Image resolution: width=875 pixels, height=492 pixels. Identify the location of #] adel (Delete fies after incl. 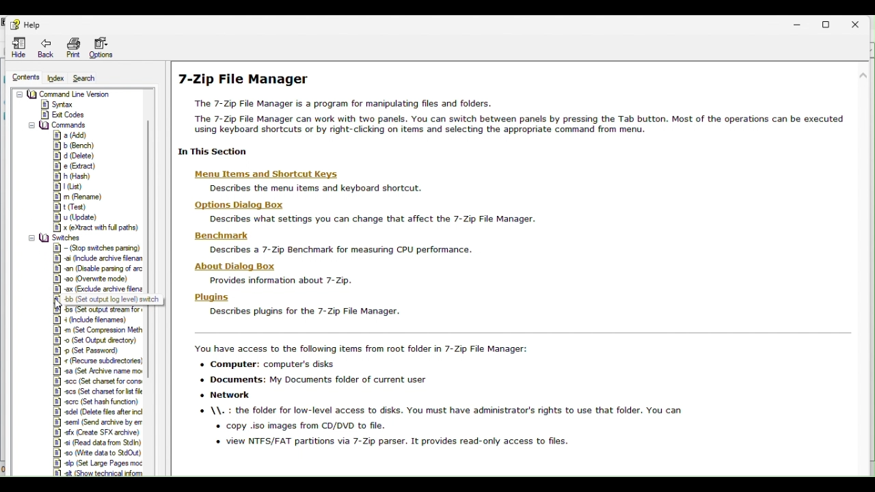
(100, 412).